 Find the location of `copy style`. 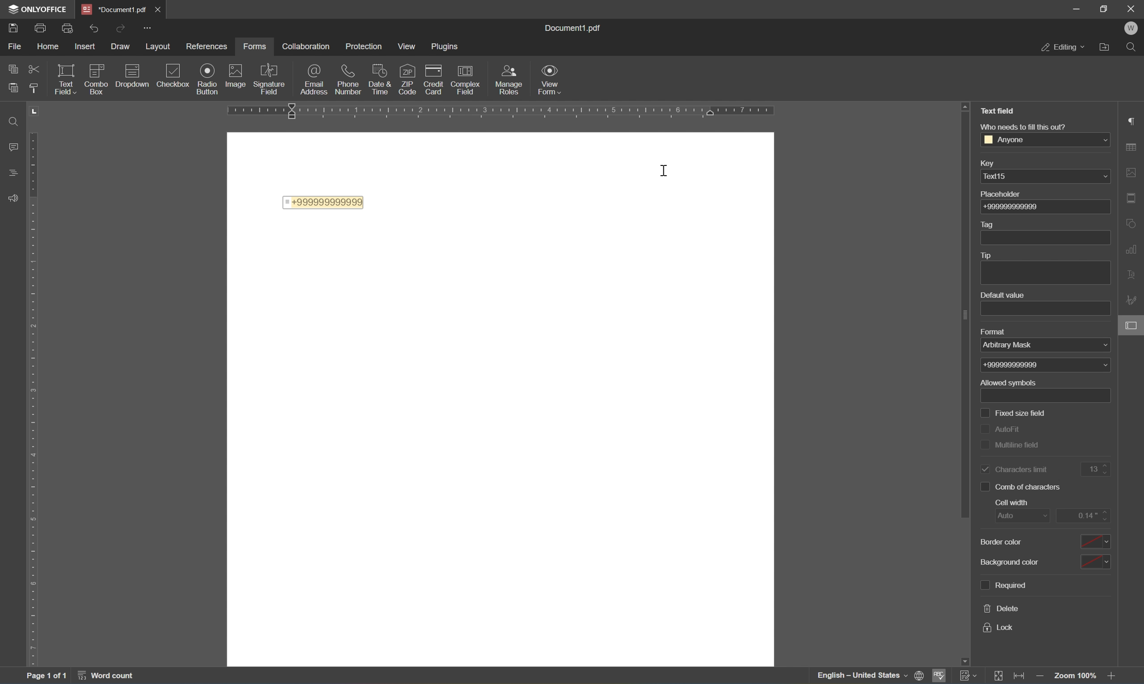

copy style is located at coordinates (35, 87).